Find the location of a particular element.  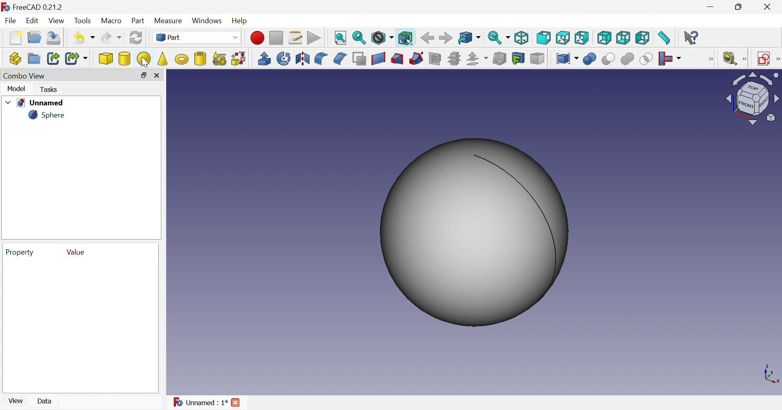

Back is located at coordinates (427, 38).